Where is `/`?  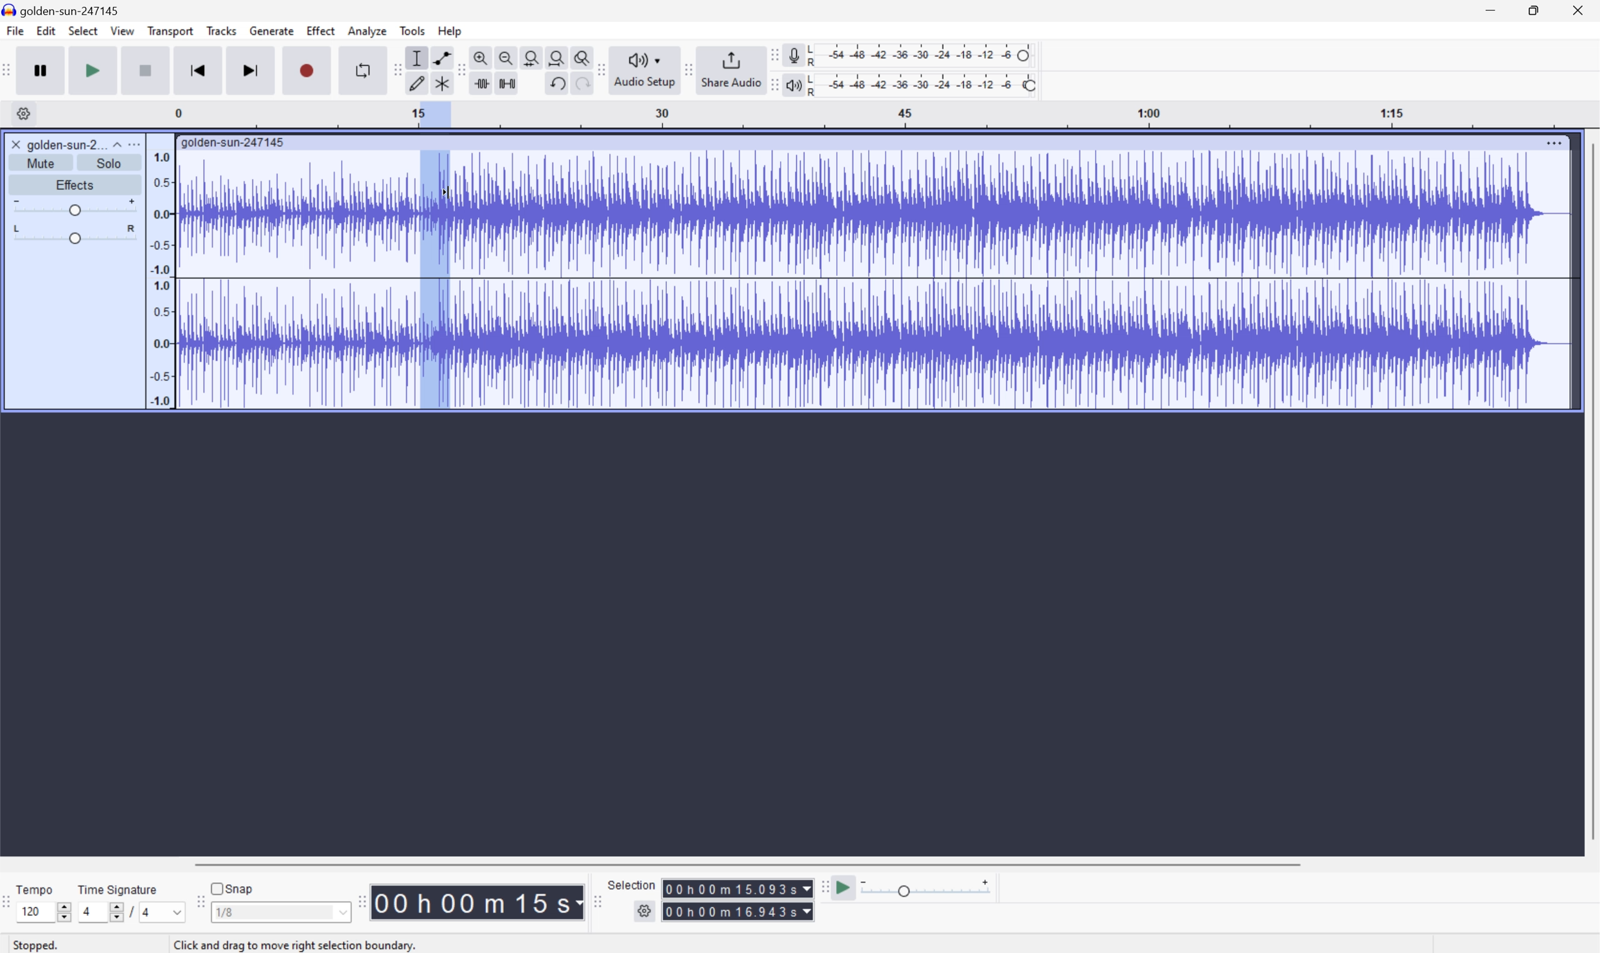 / is located at coordinates (129, 911).